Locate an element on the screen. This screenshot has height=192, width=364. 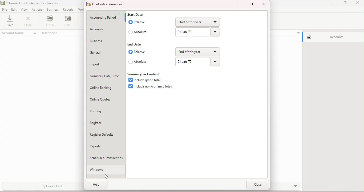
Open is located at coordinates (50, 22).